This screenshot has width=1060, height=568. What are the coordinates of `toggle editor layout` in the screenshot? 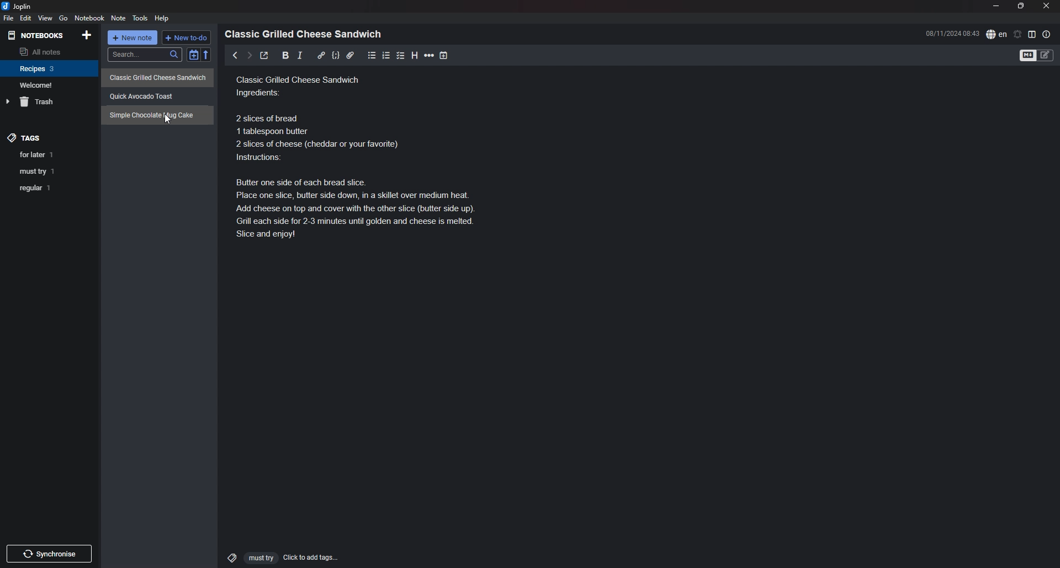 It's located at (1032, 34).